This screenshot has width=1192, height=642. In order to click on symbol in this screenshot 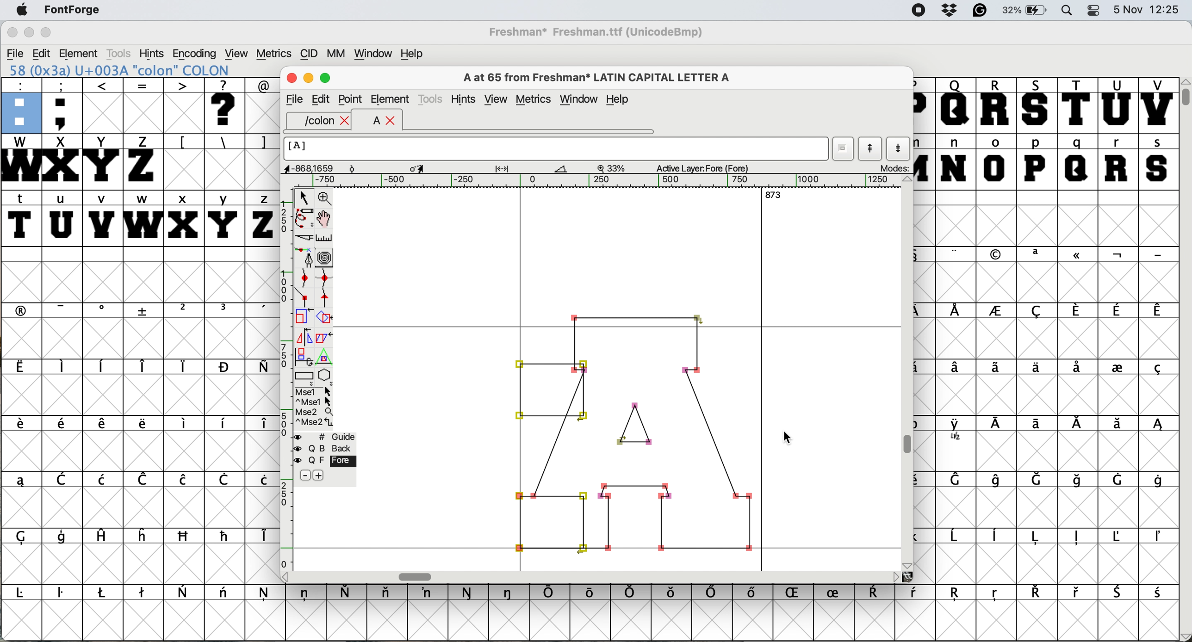, I will do `click(1040, 479)`.